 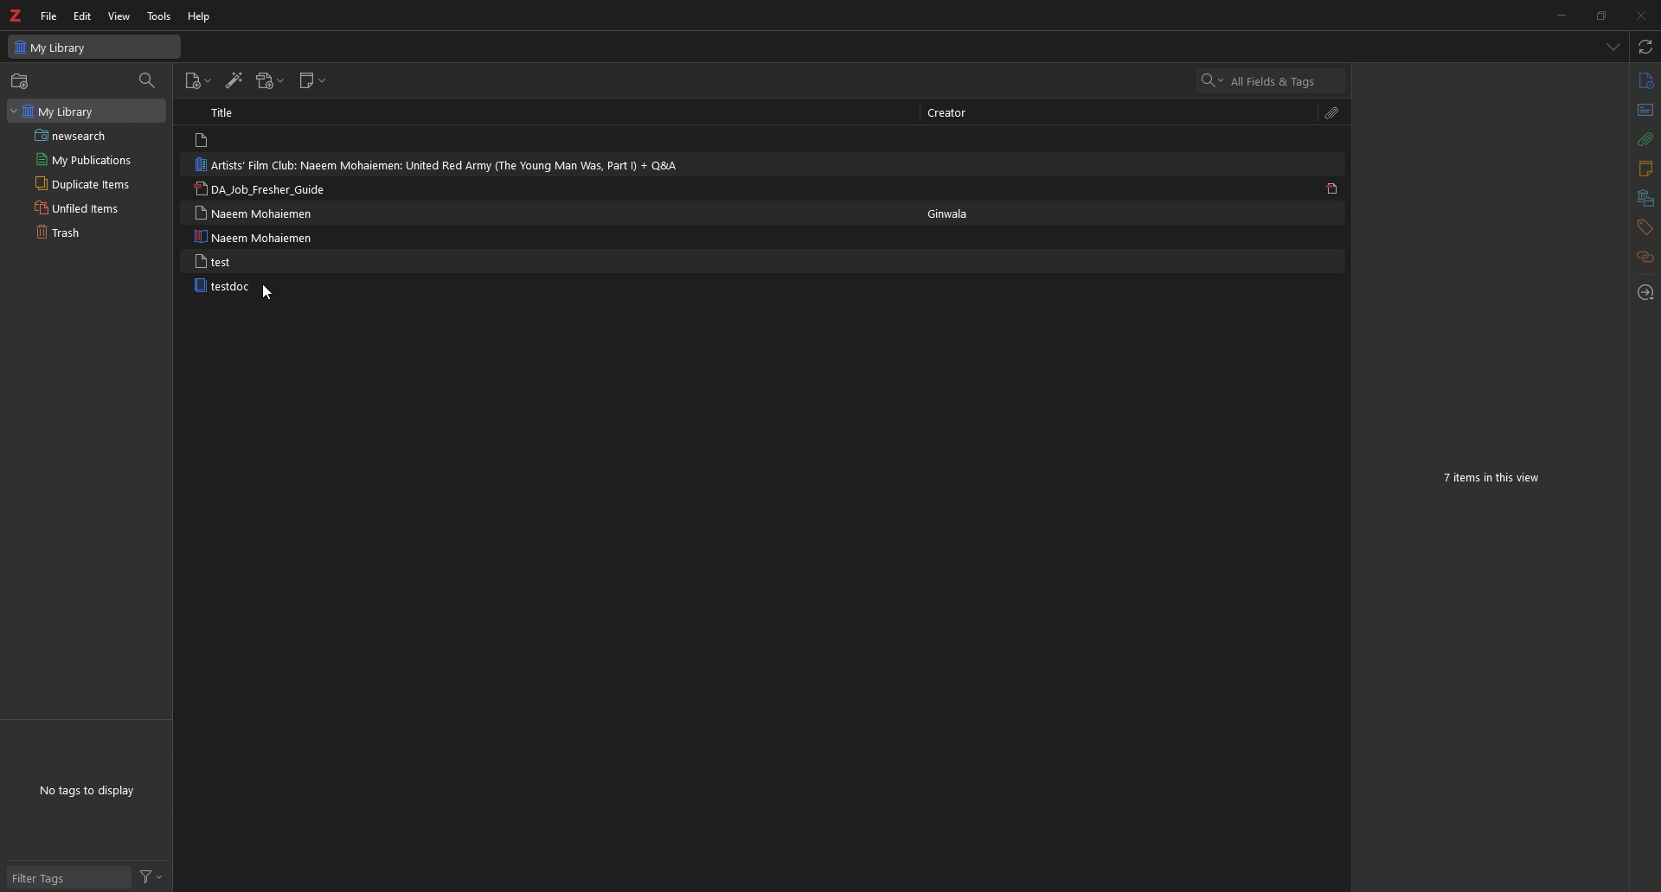 I want to click on filter tags, so click(x=153, y=879).